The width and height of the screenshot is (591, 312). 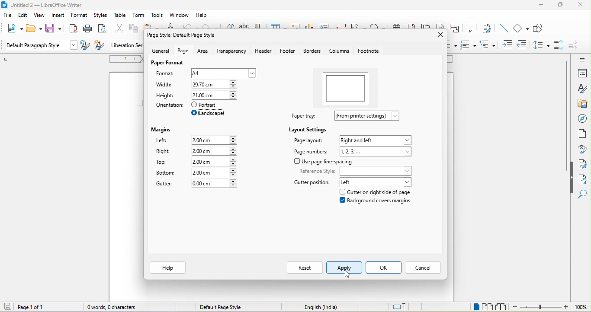 What do you see at coordinates (583, 164) in the screenshot?
I see `manage changes` at bounding box center [583, 164].